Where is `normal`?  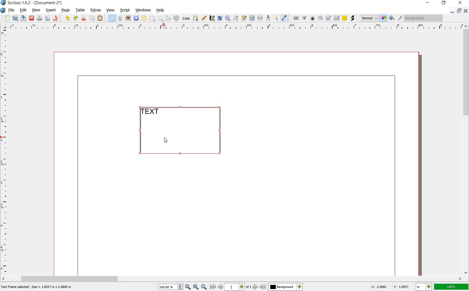
normal is located at coordinates (370, 18).